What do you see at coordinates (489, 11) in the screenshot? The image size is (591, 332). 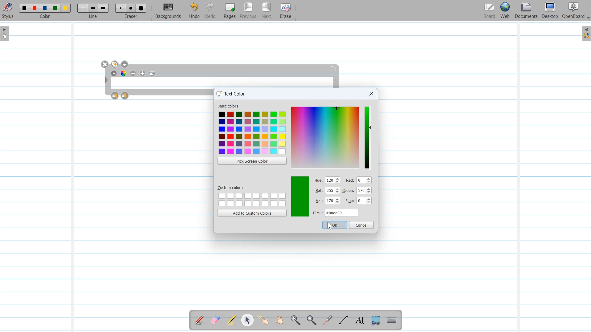 I see `Board` at bounding box center [489, 11].